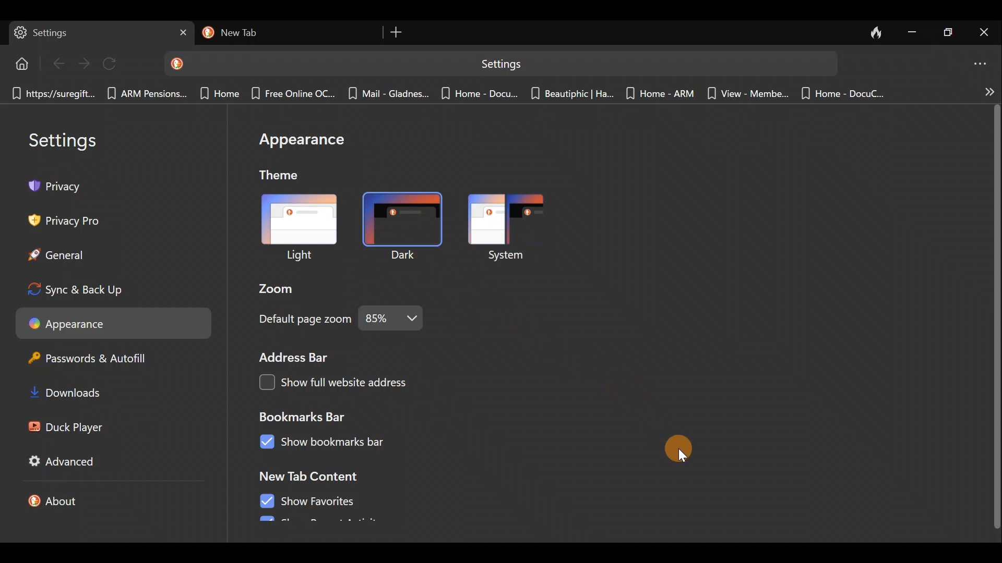  What do you see at coordinates (51, 93) in the screenshot?
I see `Bookmark 1` at bounding box center [51, 93].